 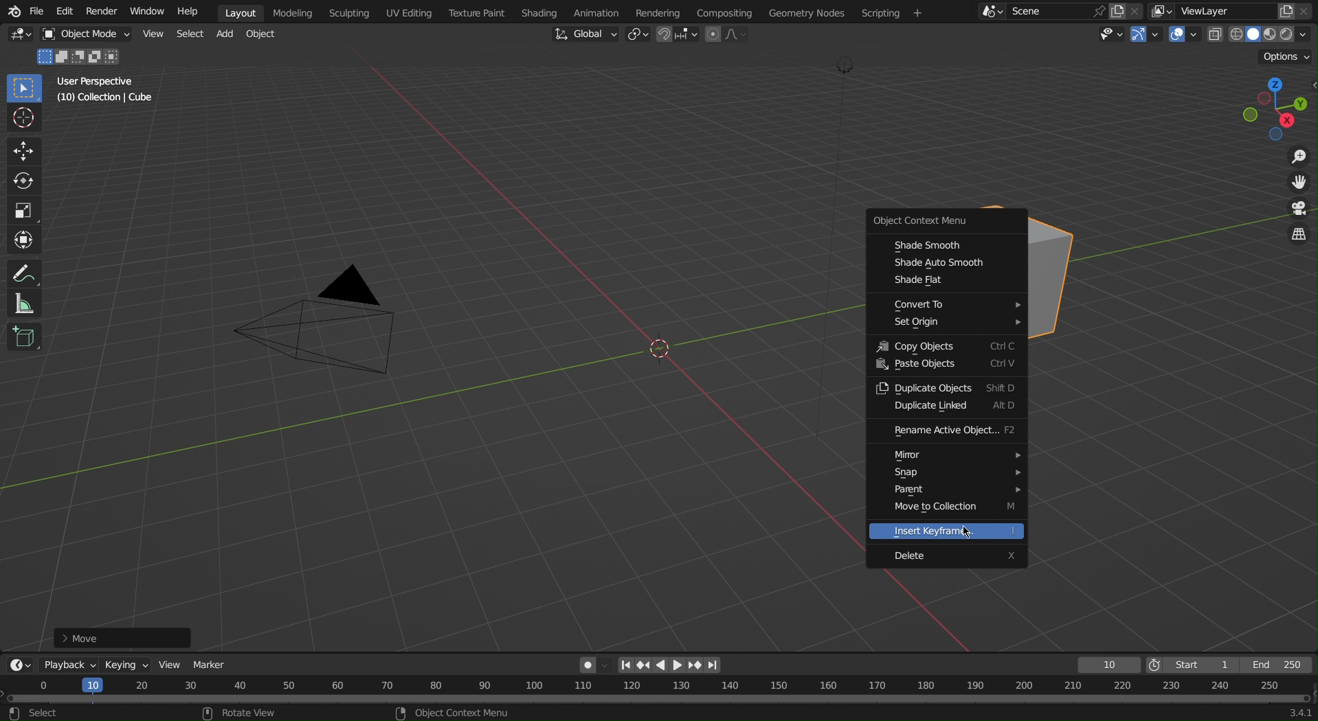 What do you see at coordinates (715, 666) in the screenshot?
I see `Last page` at bounding box center [715, 666].